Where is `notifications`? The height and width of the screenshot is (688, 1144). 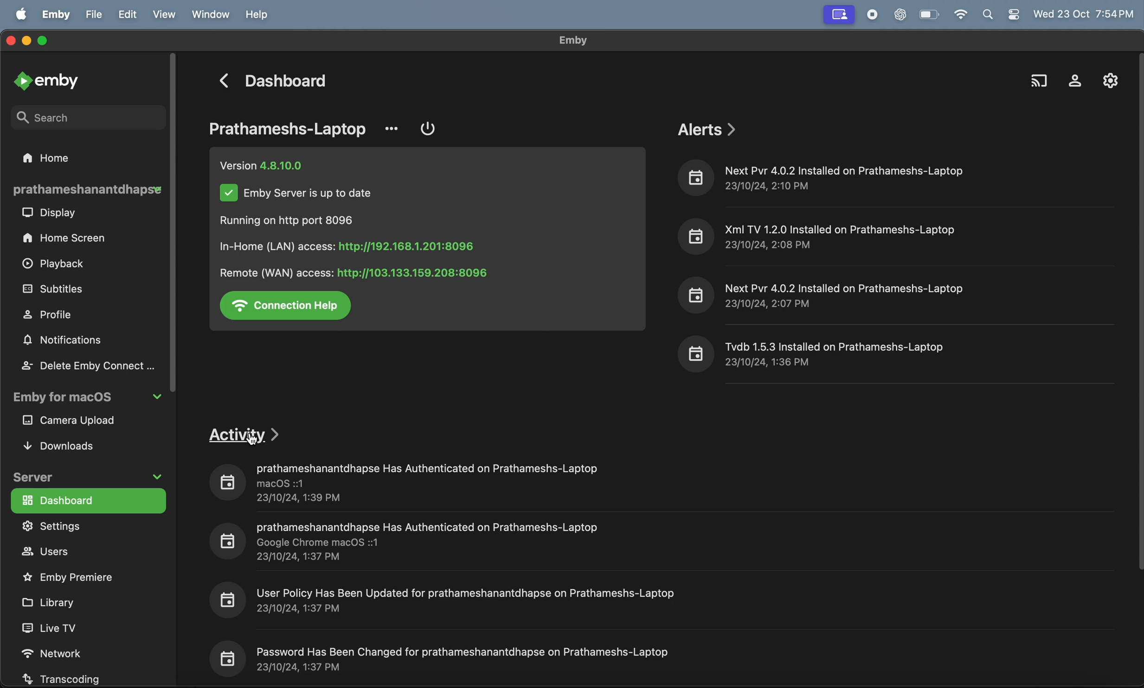 notifications is located at coordinates (67, 342).